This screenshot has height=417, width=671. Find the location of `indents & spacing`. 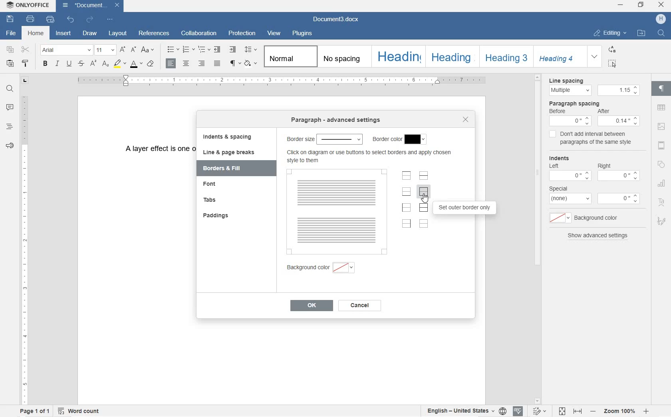

indents & spacing is located at coordinates (230, 137).